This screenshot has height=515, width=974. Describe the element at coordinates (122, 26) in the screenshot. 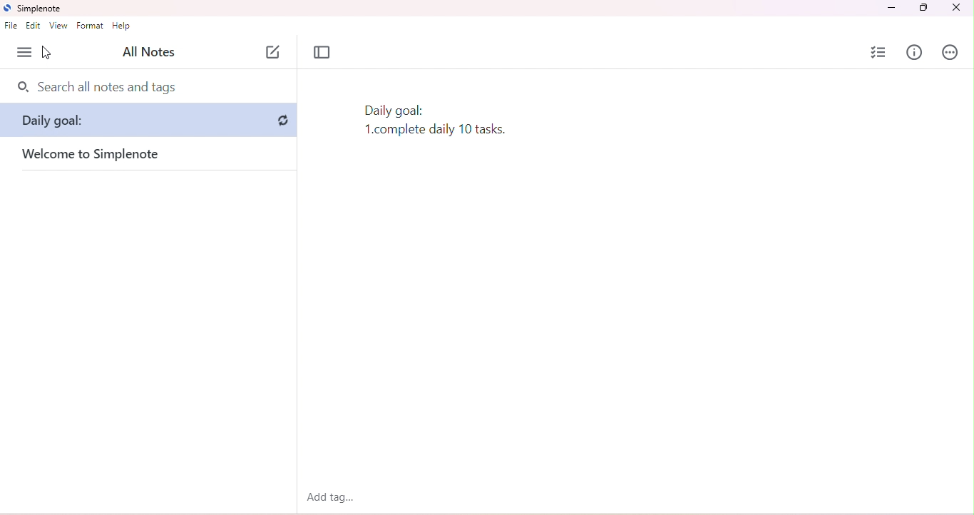

I see `help` at that location.